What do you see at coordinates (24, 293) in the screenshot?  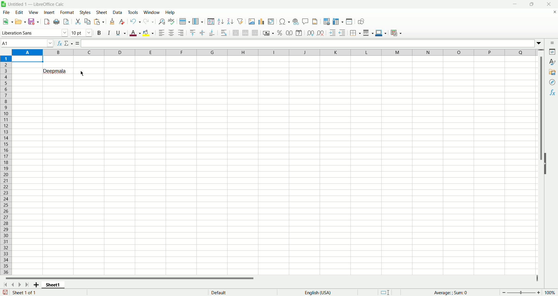 I see `sheet 1 of 1` at bounding box center [24, 293].